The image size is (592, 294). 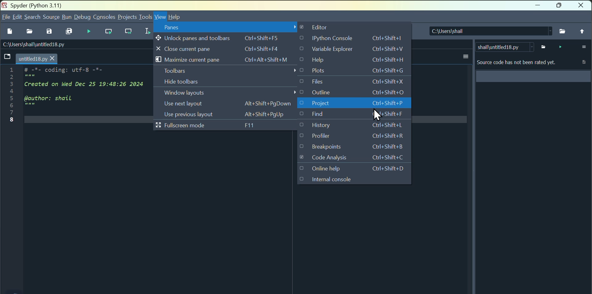 What do you see at coordinates (545, 47) in the screenshot?
I see `file browse` at bounding box center [545, 47].